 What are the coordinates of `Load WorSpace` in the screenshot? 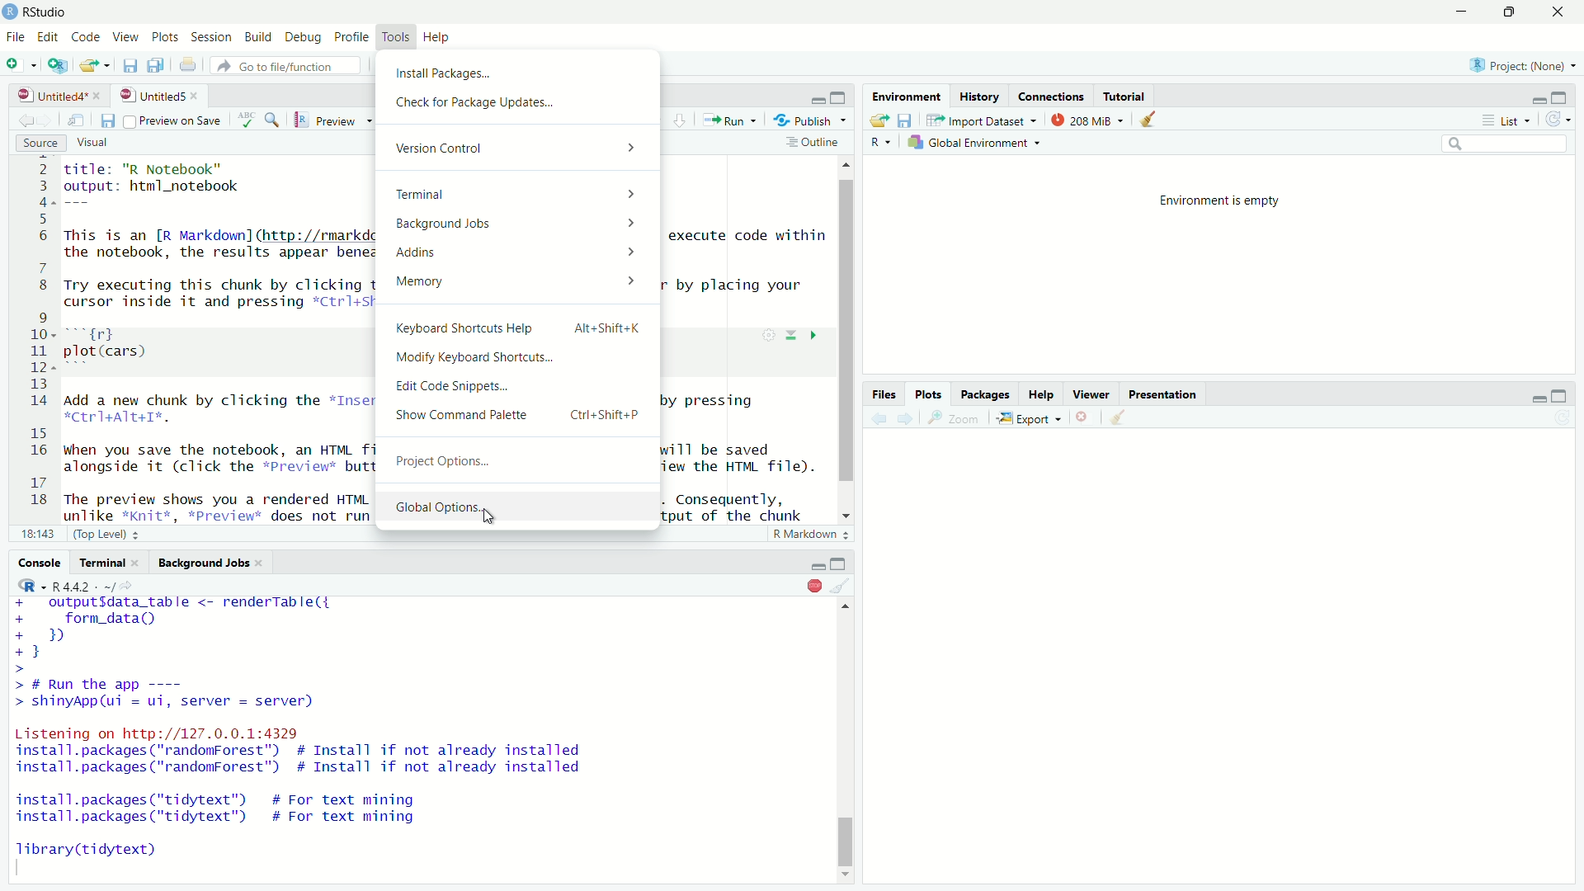 It's located at (878, 120).